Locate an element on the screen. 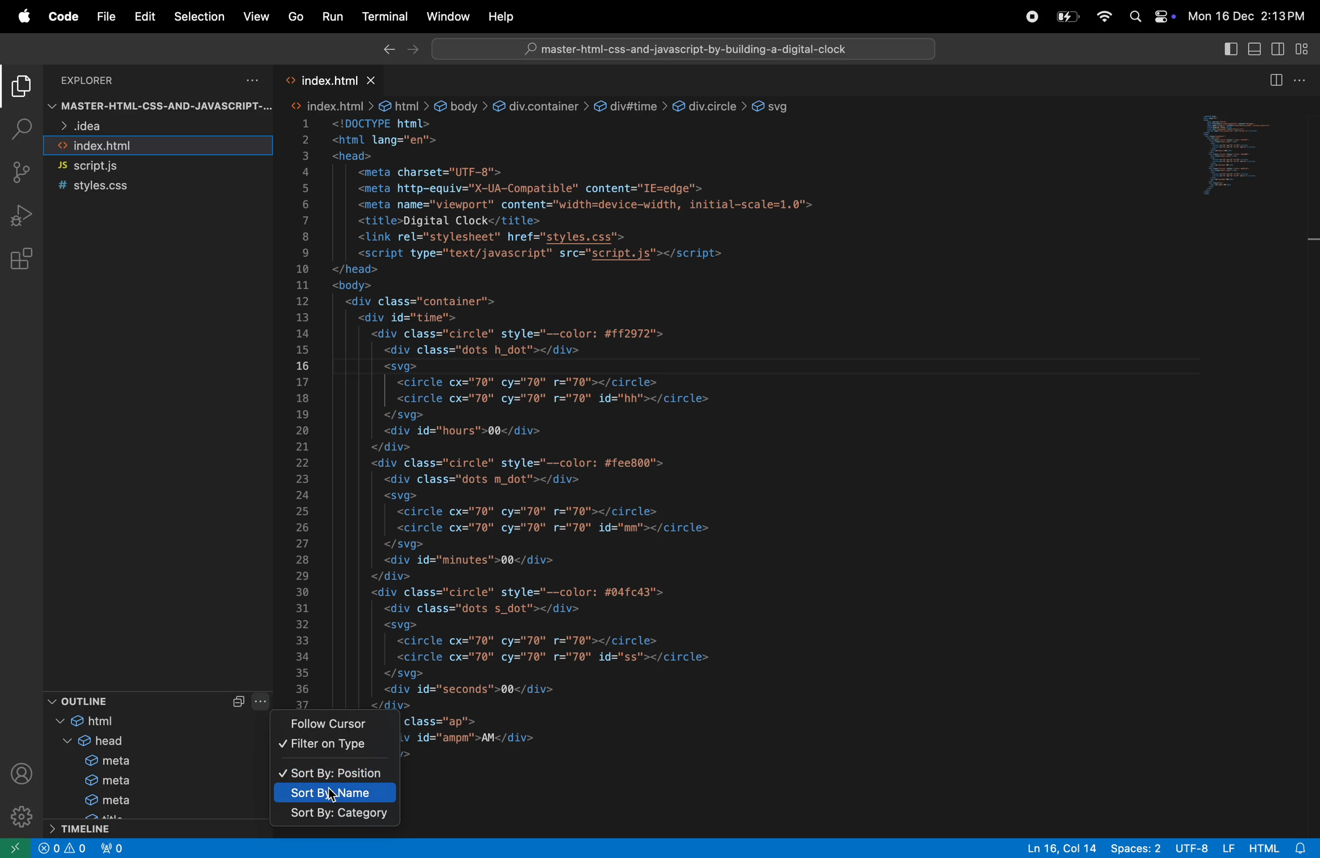  source control is located at coordinates (21, 172).